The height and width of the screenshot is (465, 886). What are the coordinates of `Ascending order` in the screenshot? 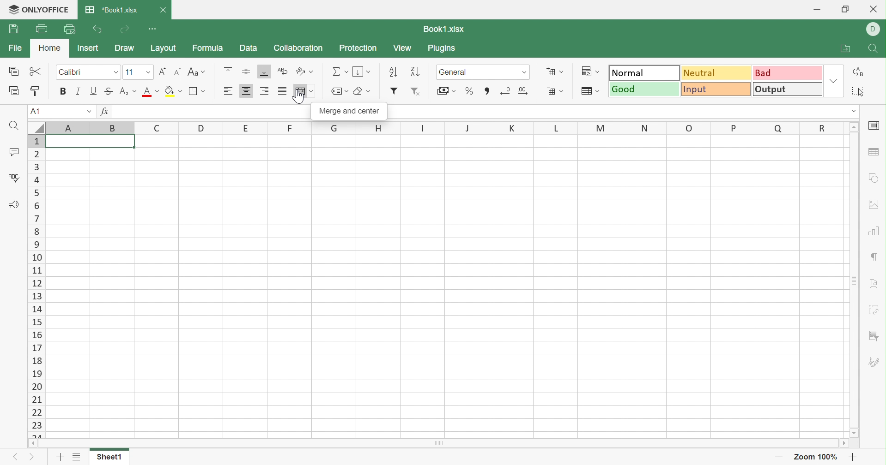 It's located at (394, 71).